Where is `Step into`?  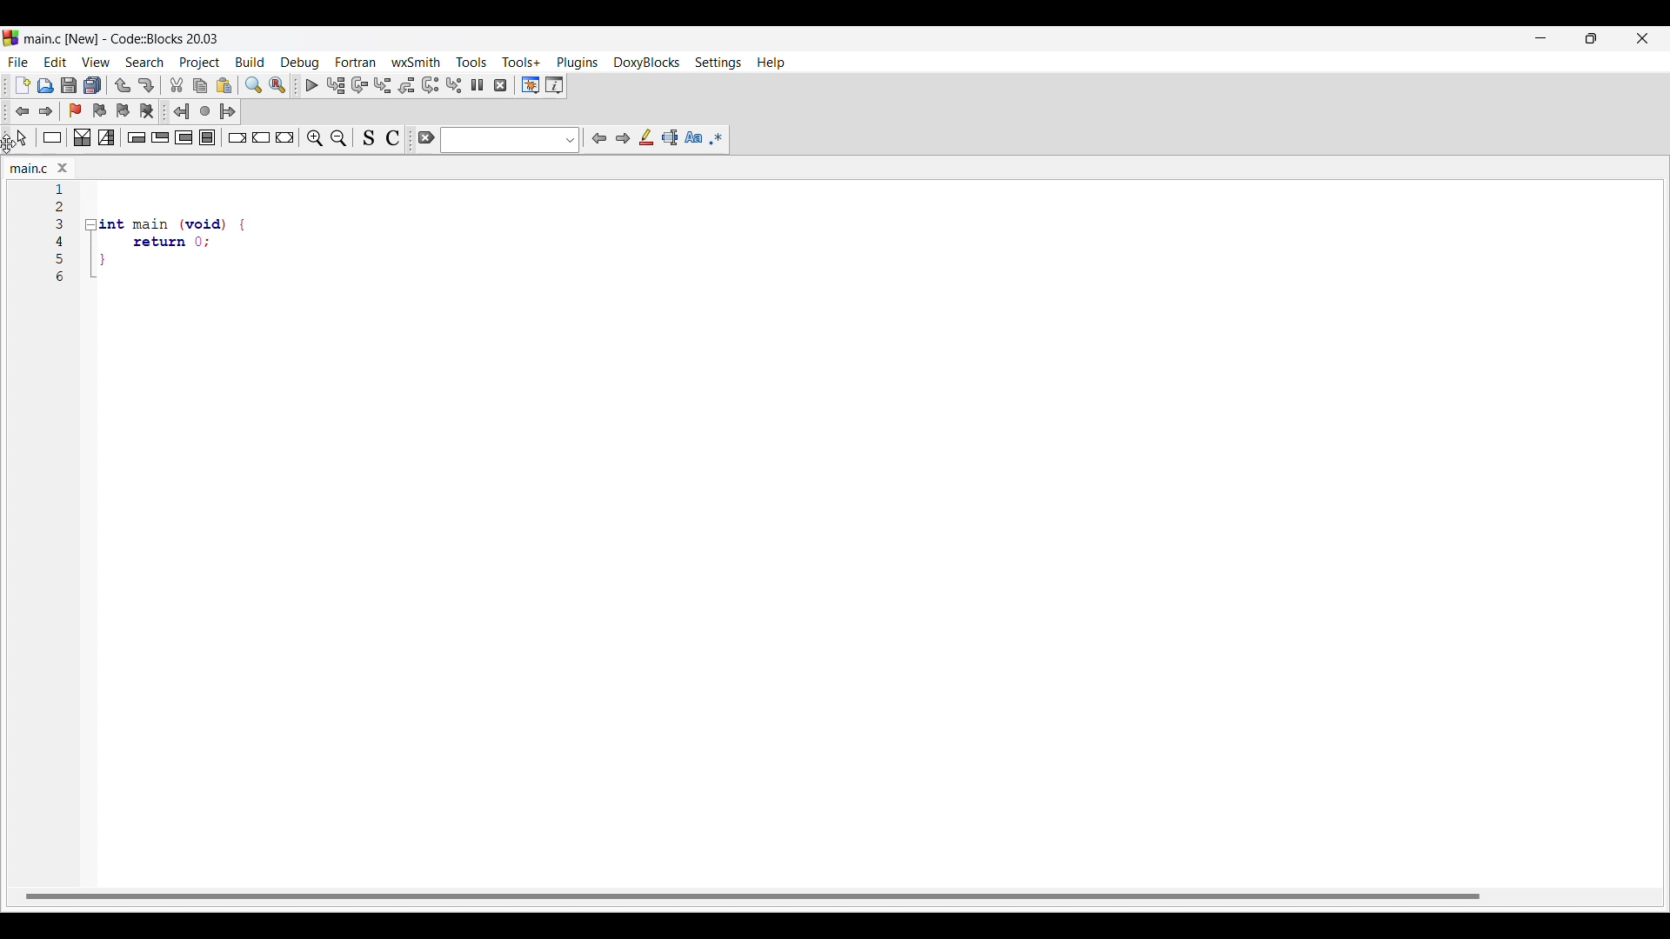 Step into is located at coordinates (384, 85).